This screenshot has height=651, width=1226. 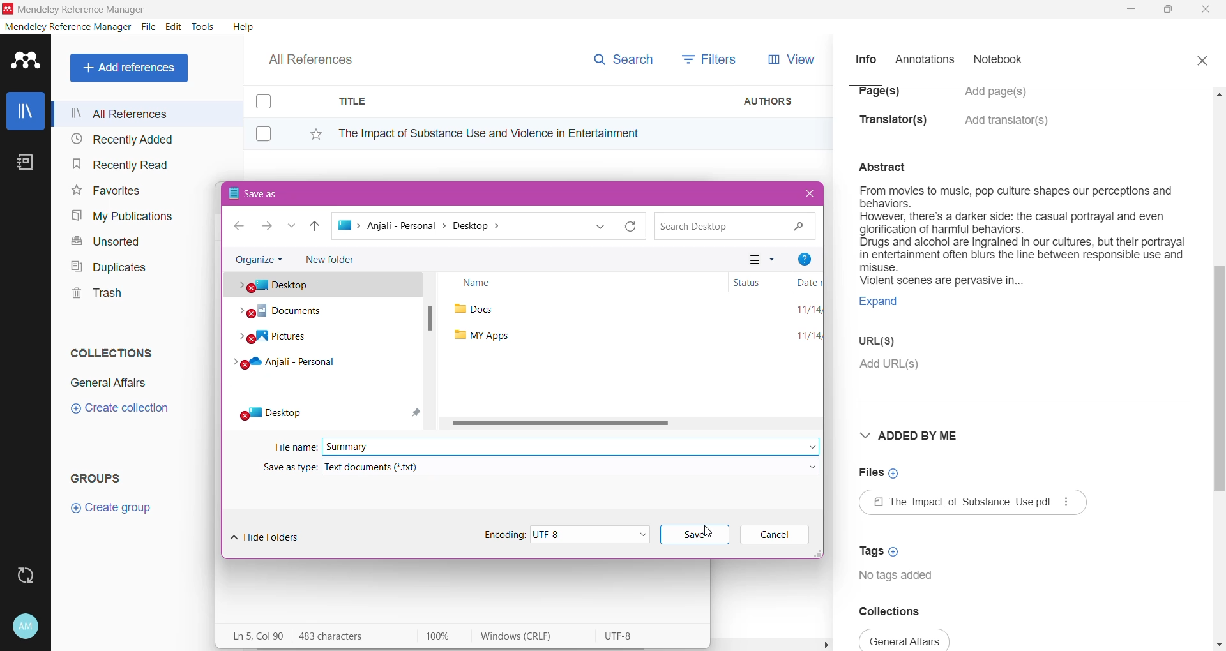 What do you see at coordinates (342, 636) in the screenshot?
I see `Number of Characters in the pasted text` at bounding box center [342, 636].